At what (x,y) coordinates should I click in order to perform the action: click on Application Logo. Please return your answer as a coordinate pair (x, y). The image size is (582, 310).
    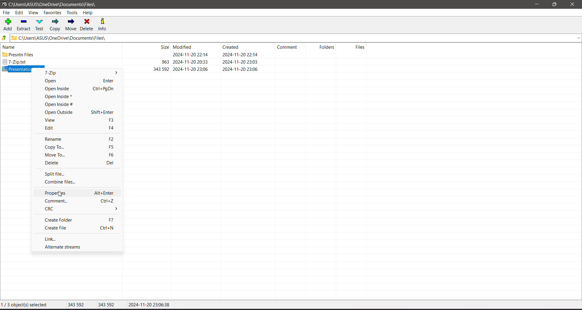
    Looking at the image, I should click on (4, 5).